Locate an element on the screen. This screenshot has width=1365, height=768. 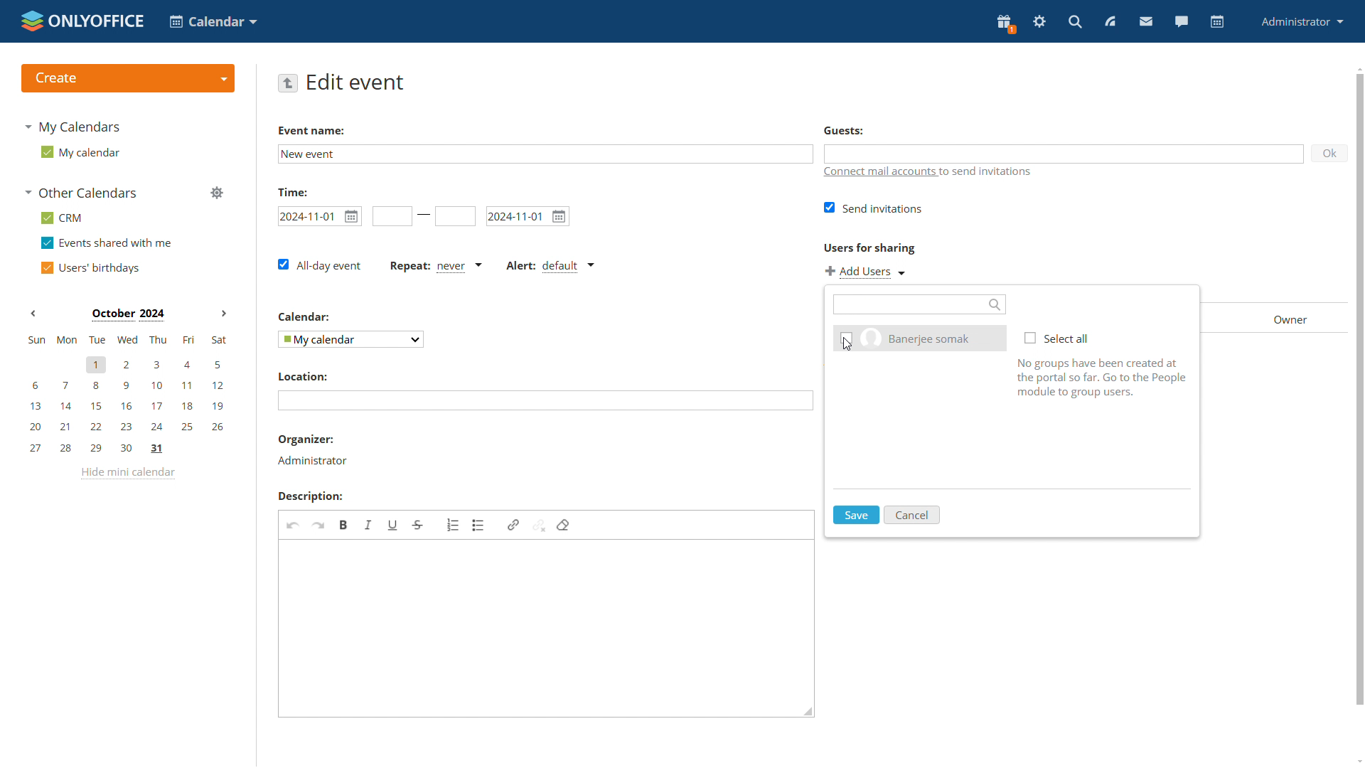
existing user checkbox is located at coordinates (920, 338).